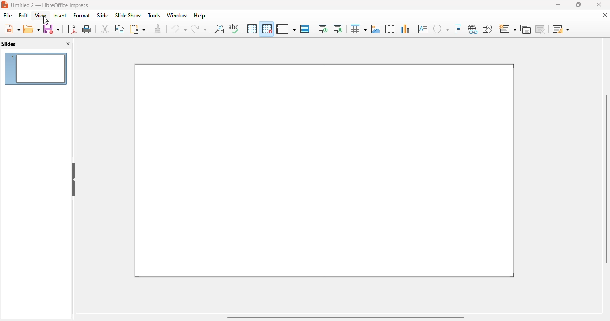  Describe the element at coordinates (72, 29) in the screenshot. I see `export directly as PDF` at that location.